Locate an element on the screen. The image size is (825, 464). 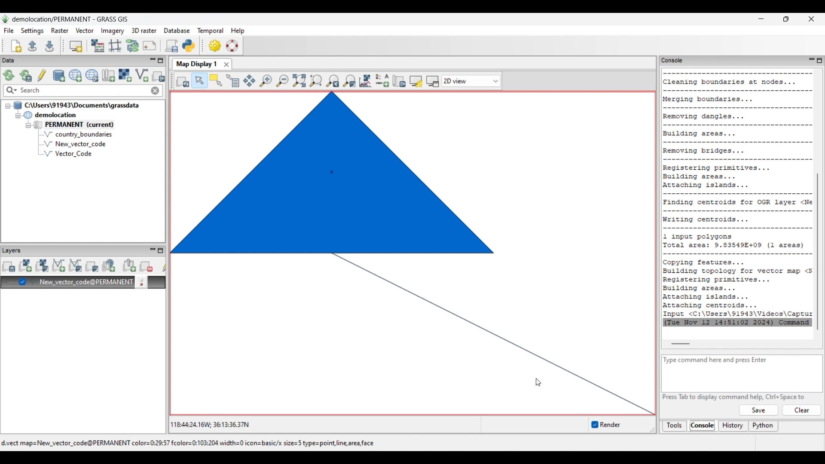
Pointer, current highlighted selection is located at coordinates (199, 81).